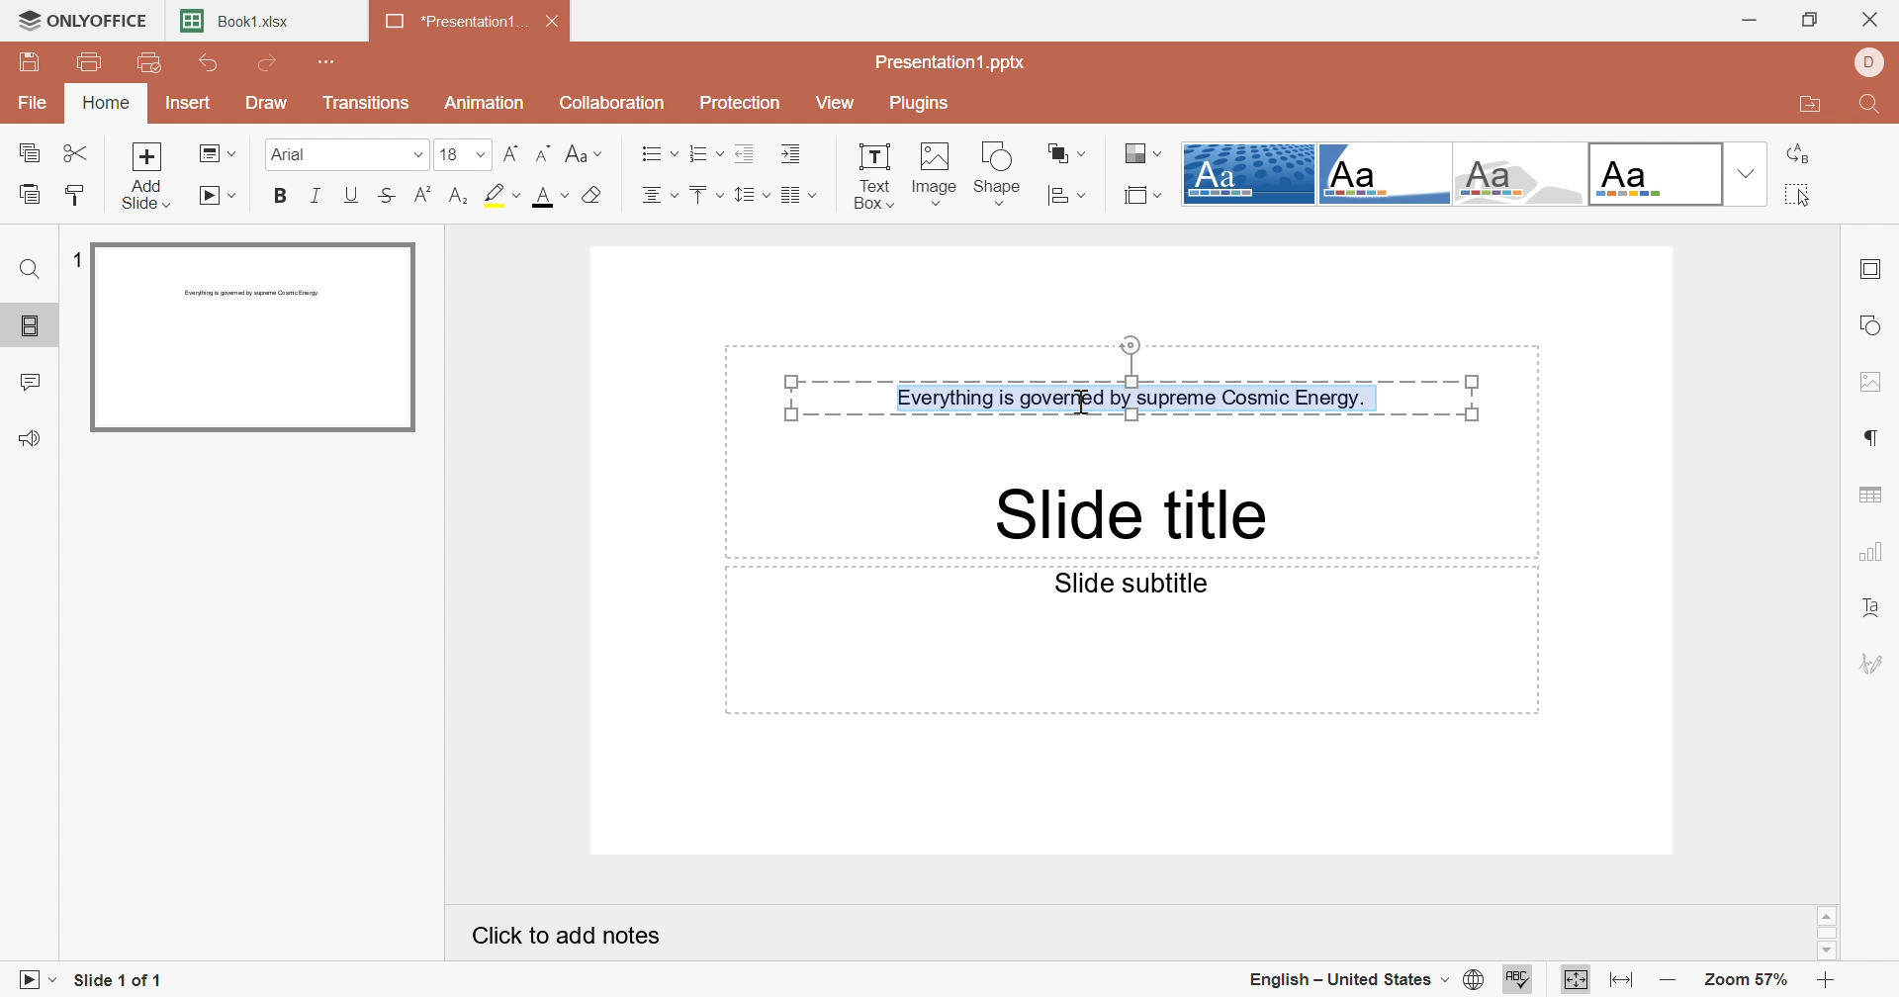  Describe the element at coordinates (351, 194) in the screenshot. I see `Underline` at that location.